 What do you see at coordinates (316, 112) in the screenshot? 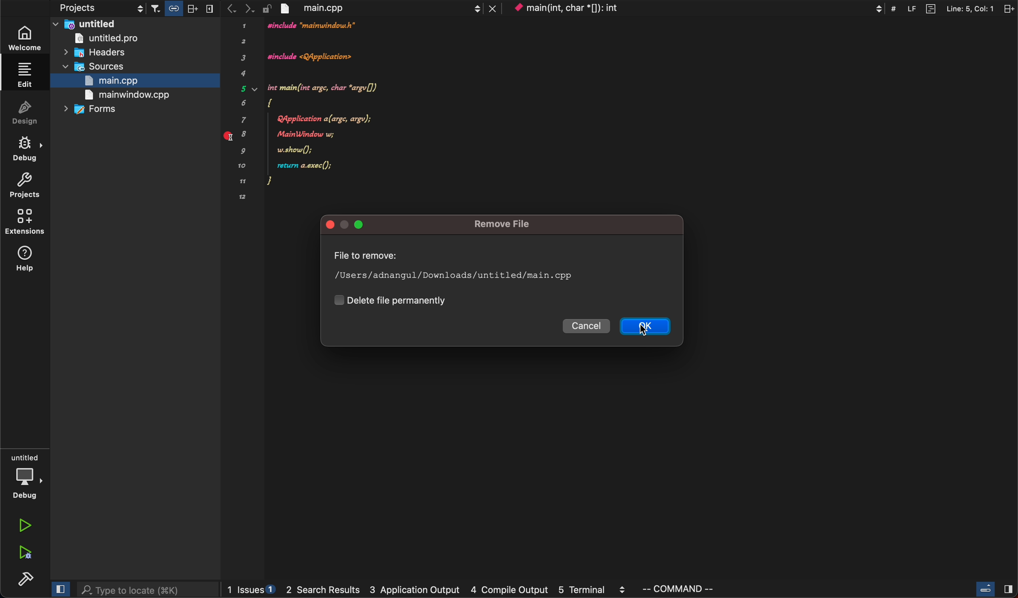
I see `code` at bounding box center [316, 112].